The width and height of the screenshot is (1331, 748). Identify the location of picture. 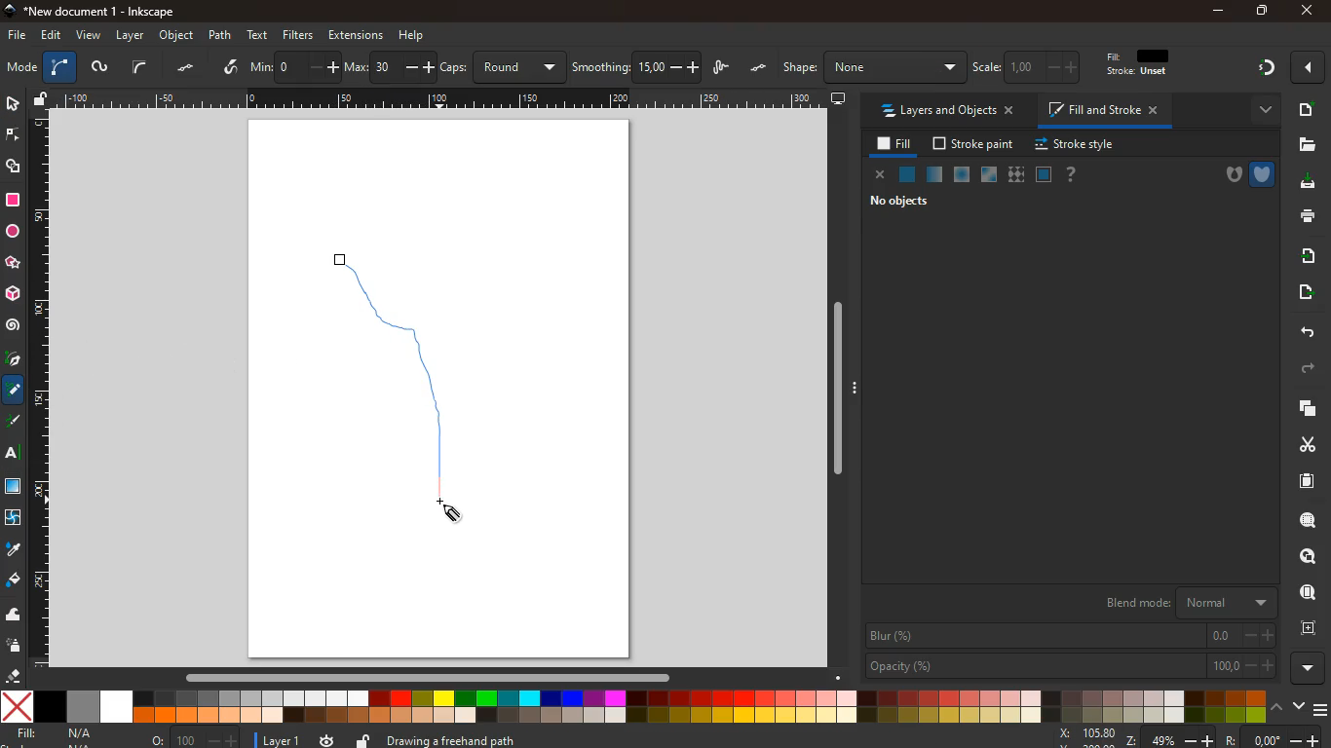
(99, 67).